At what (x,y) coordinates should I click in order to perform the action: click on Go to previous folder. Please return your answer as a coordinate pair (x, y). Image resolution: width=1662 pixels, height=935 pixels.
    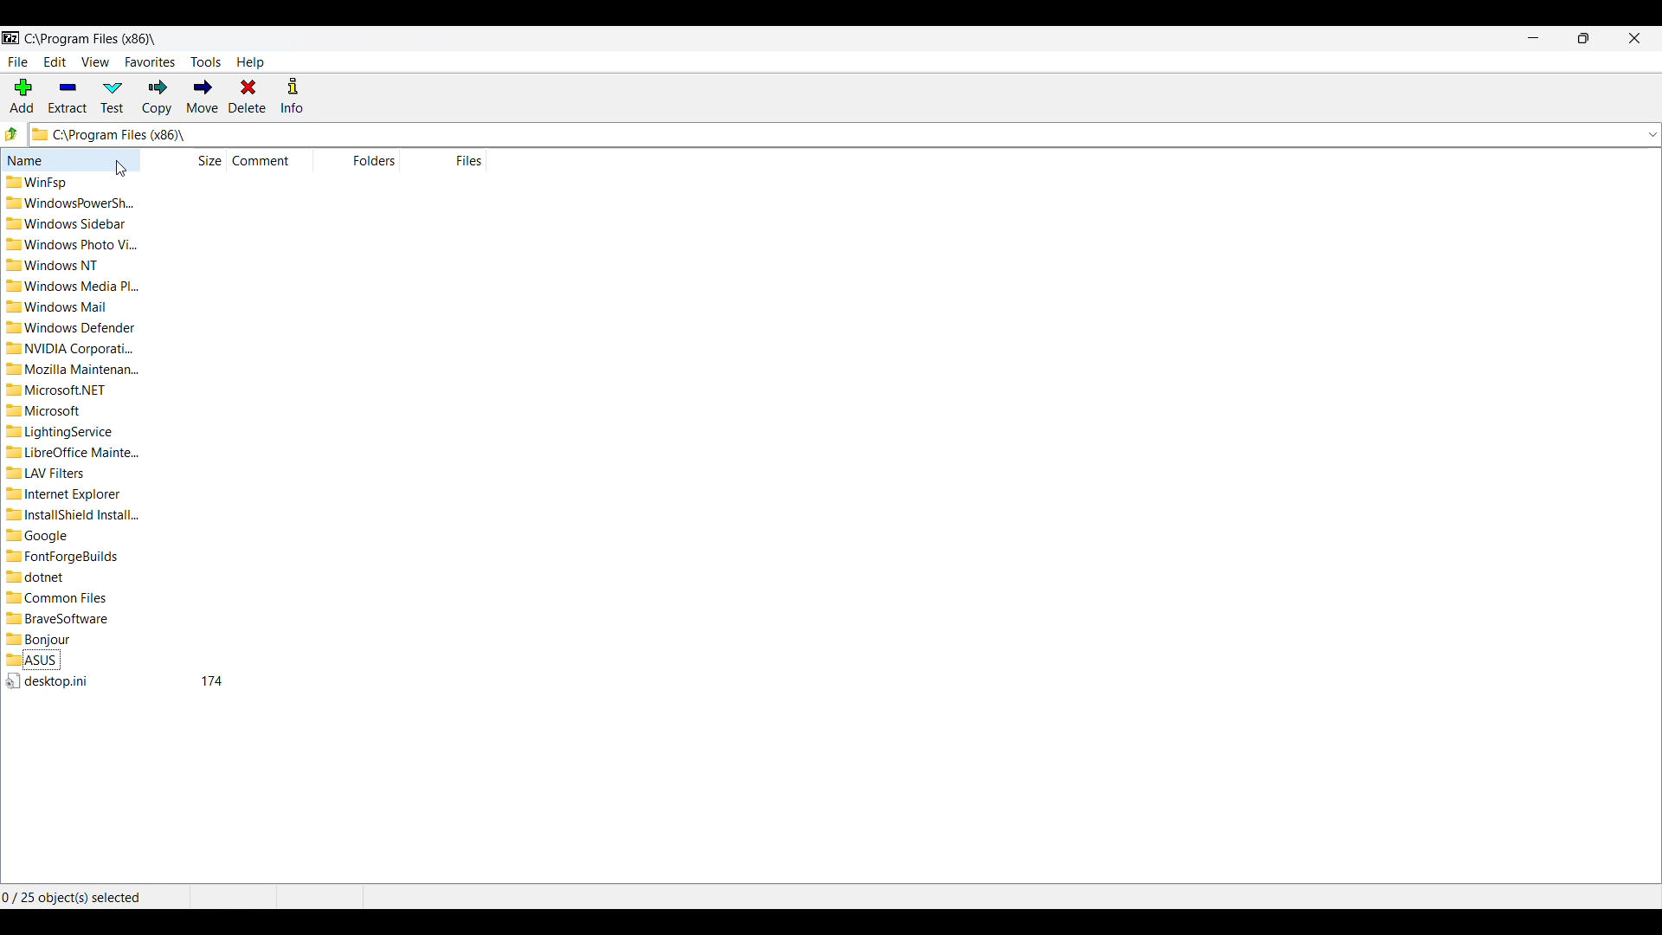
    Looking at the image, I should click on (12, 133).